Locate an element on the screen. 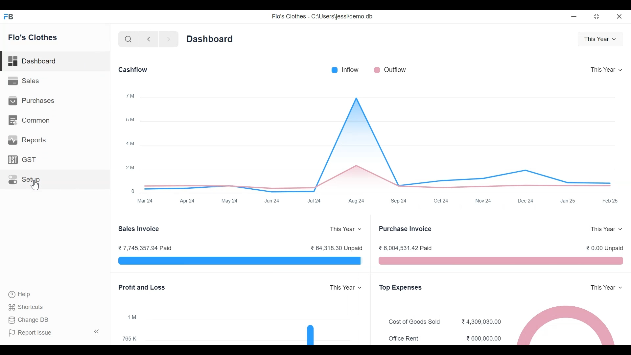 The height and width of the screenshot is (355, 631). 0 is located at coordinates (133, 191).